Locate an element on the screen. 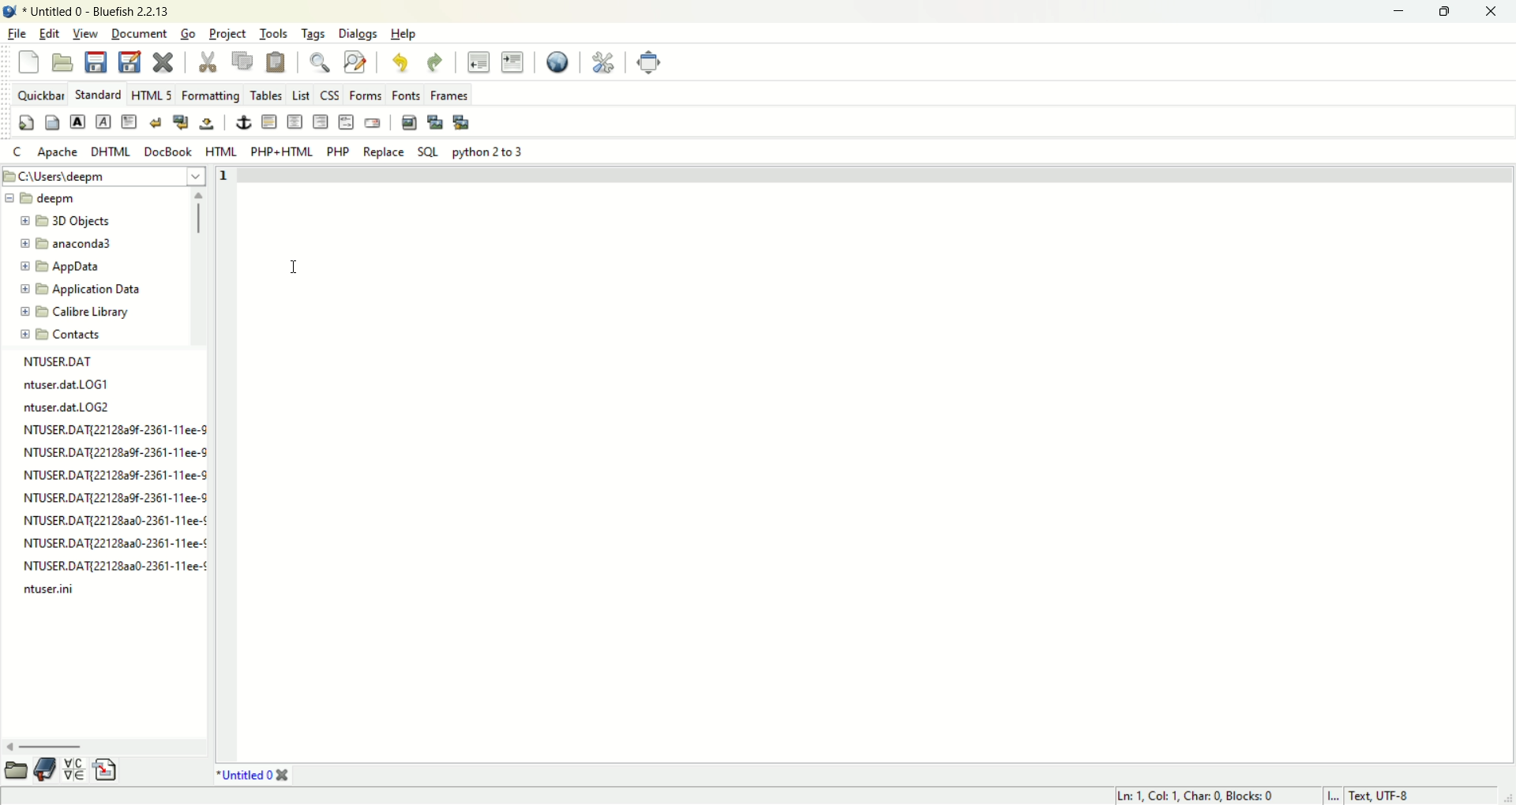 This screenshot has width=1516, height=805. anchor is located at coordinates (243, 122).